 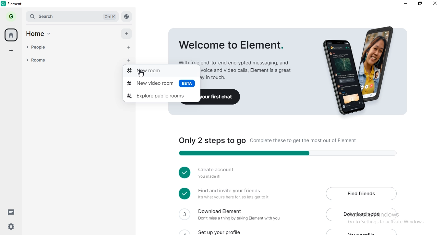 I want to click on minimise, so click(x=403, y=4).